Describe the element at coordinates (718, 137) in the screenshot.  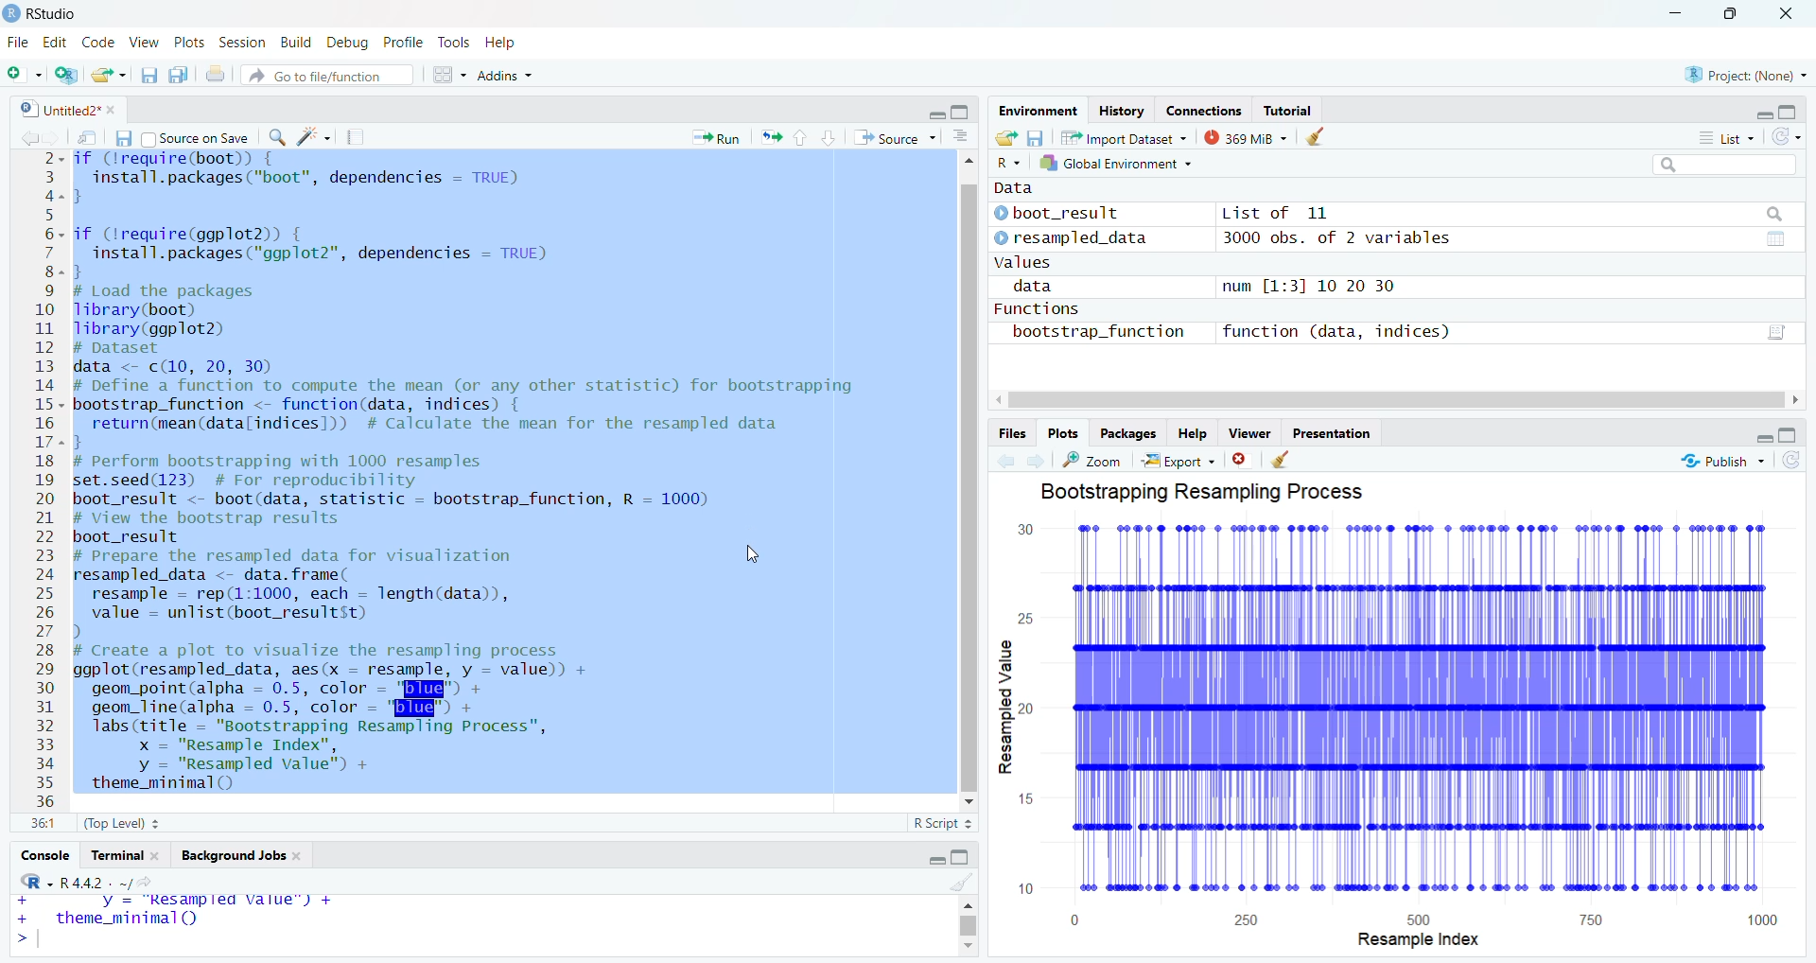
I see ` Run` at that location.